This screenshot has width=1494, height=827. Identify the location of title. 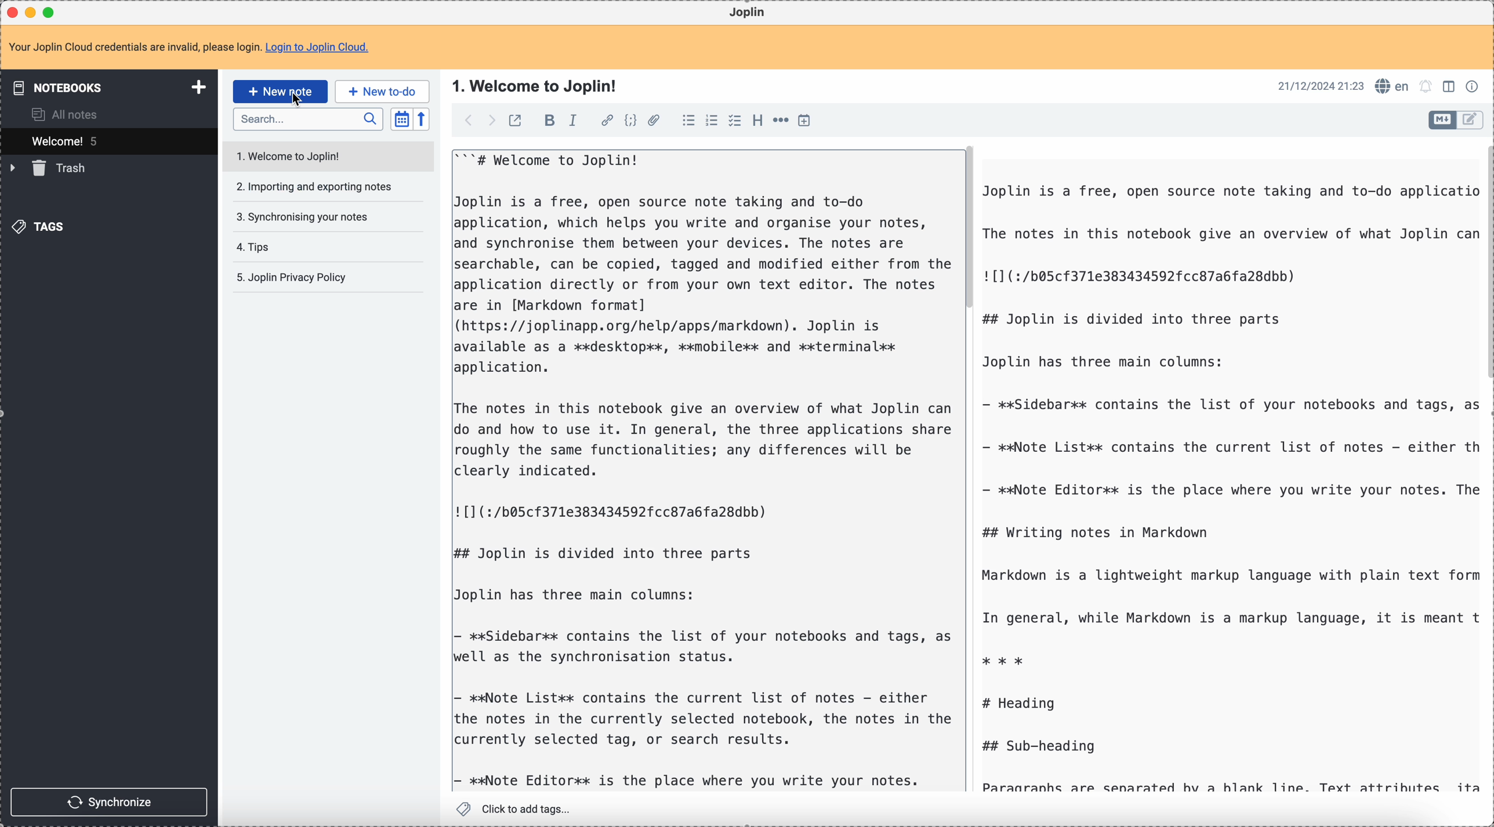
(534, 86).